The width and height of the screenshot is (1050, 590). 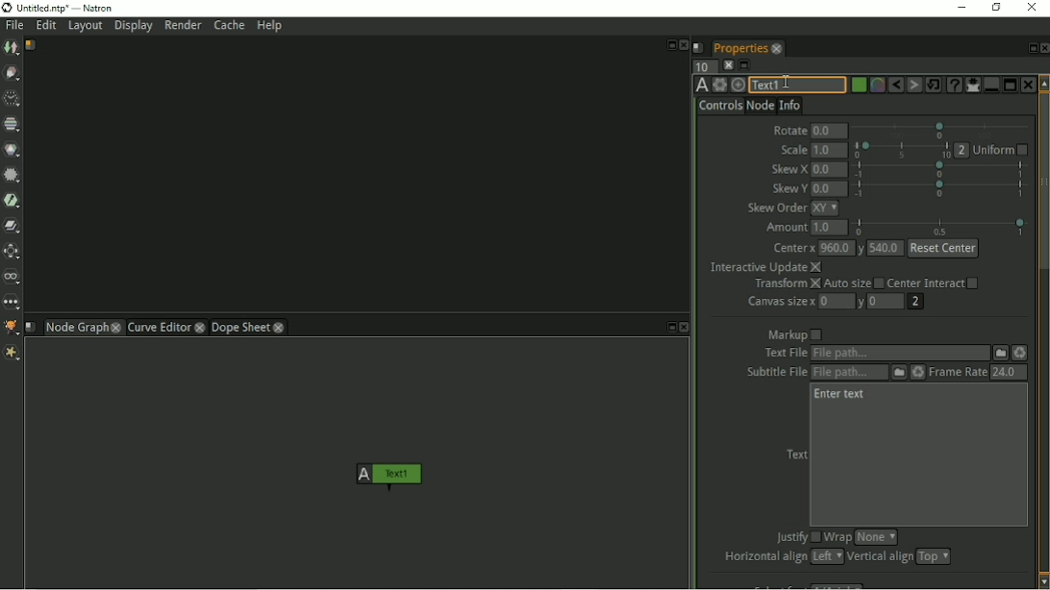 I want to click on Display, so click(x=135, y=27).